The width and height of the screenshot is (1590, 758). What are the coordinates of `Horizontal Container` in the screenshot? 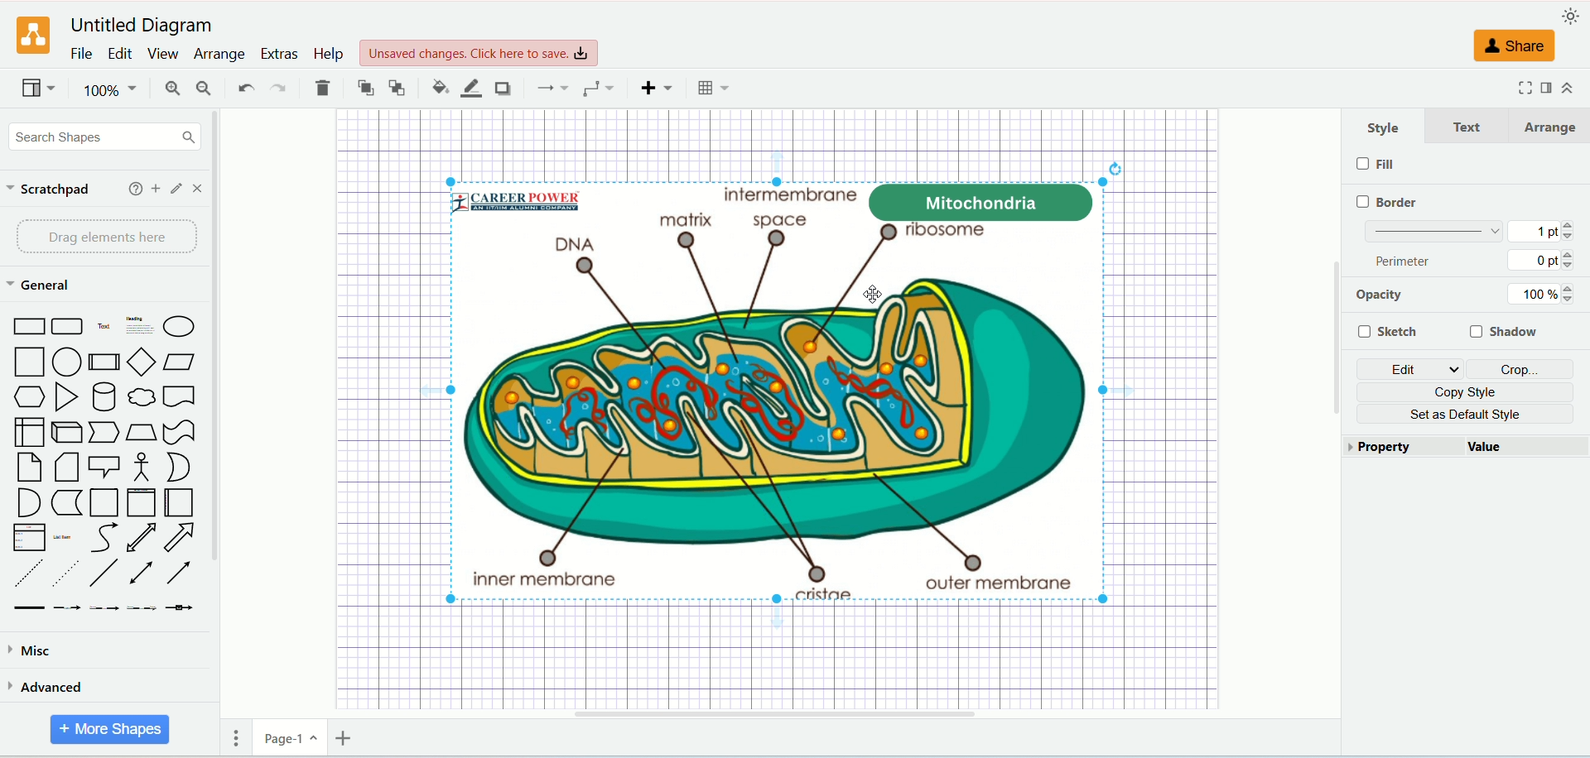 It's located at (181, 504).